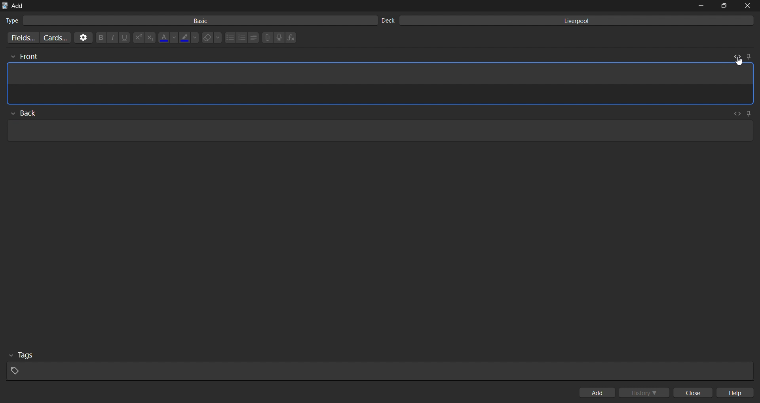 Image resolution: width=760 pixels, height=403 pixels. Describe the element at coordinates (293, 38) in the screenshot. I see `insert function` at that location.